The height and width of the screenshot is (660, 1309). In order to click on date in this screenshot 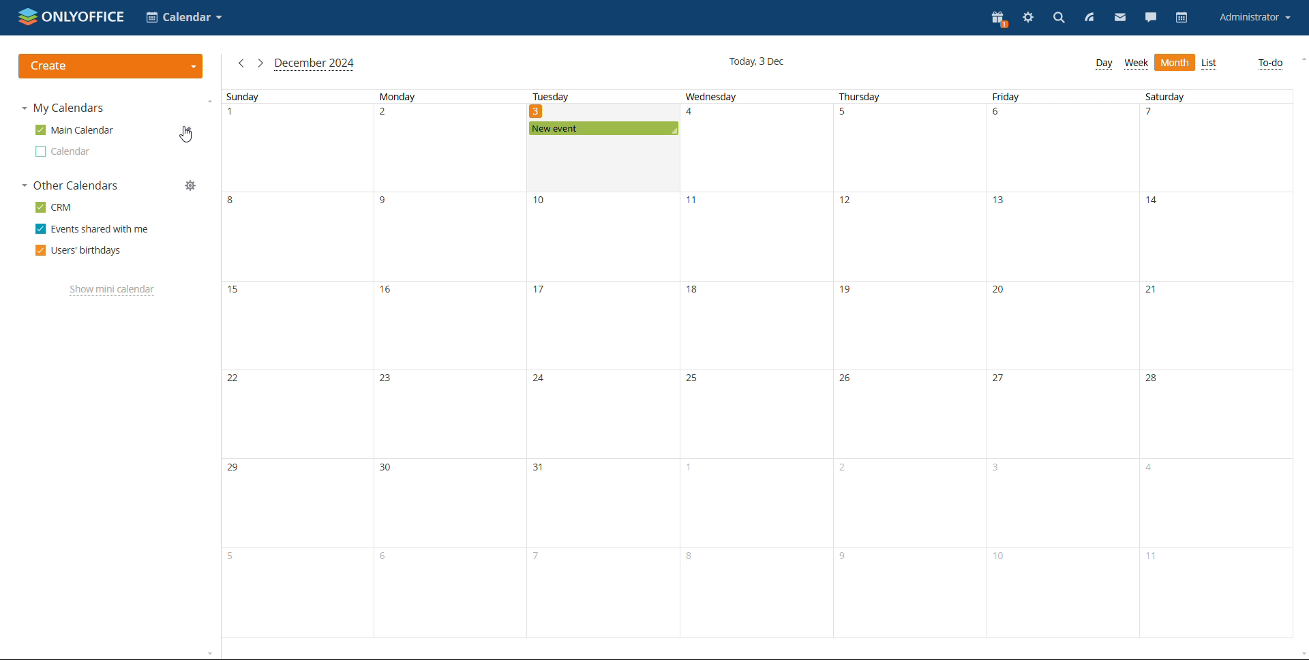, I will do `click(907, 503)`.